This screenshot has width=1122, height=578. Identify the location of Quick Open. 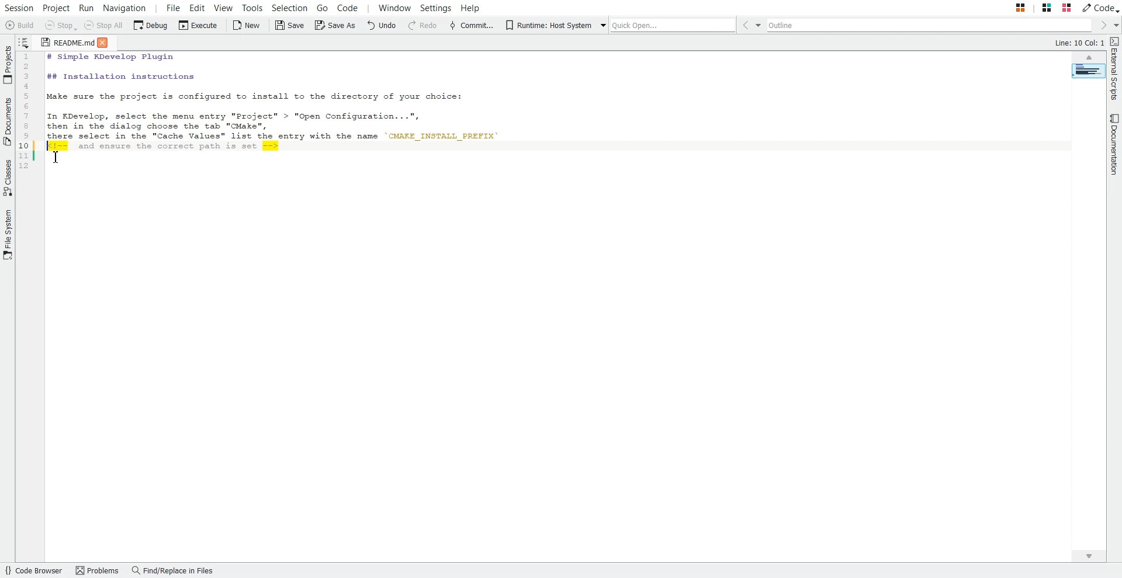
(669, 25).